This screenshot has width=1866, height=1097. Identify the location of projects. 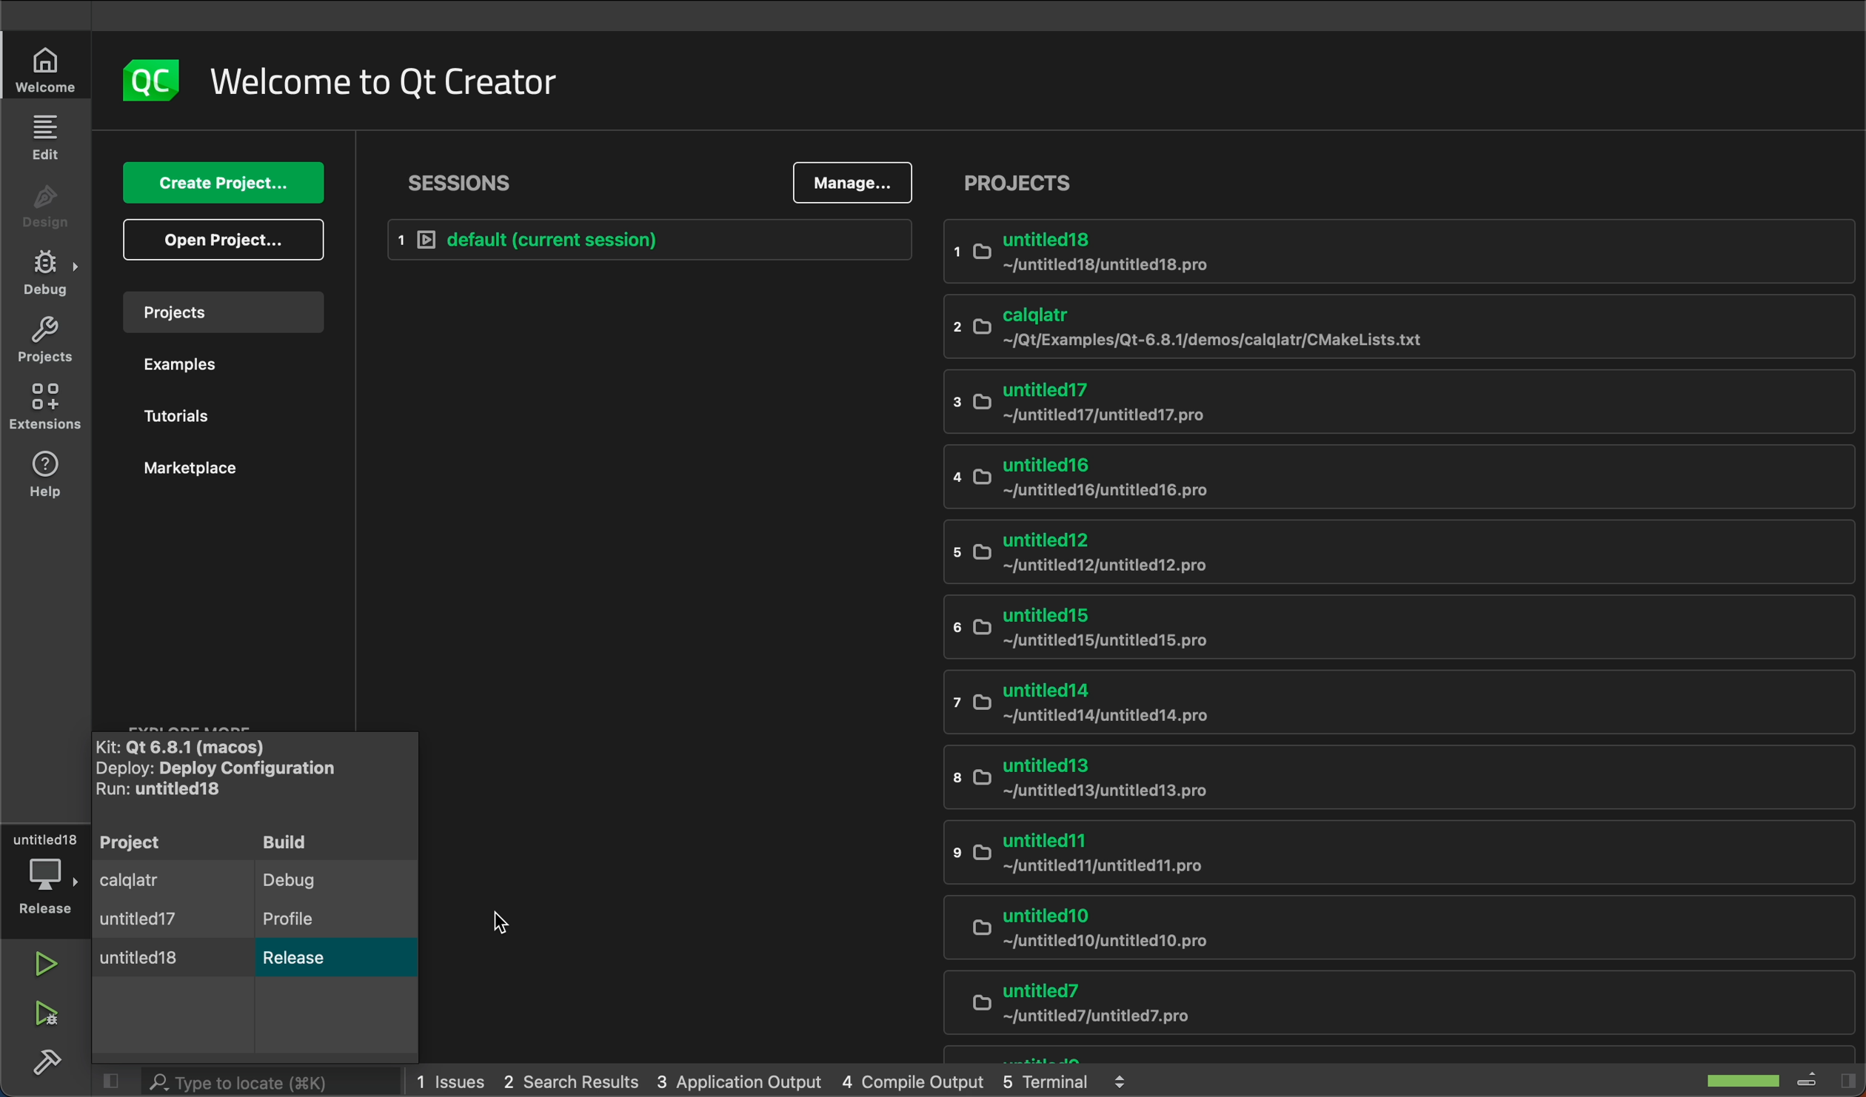
(221, 315).